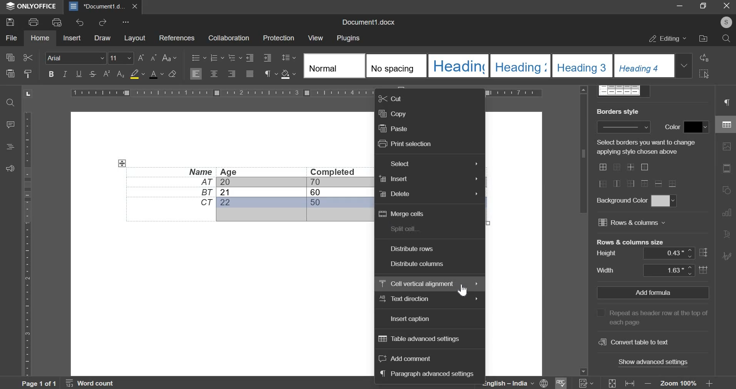  Describe the element at coordinates (462, 290) in the screenshot. I see `cursor` at that location.